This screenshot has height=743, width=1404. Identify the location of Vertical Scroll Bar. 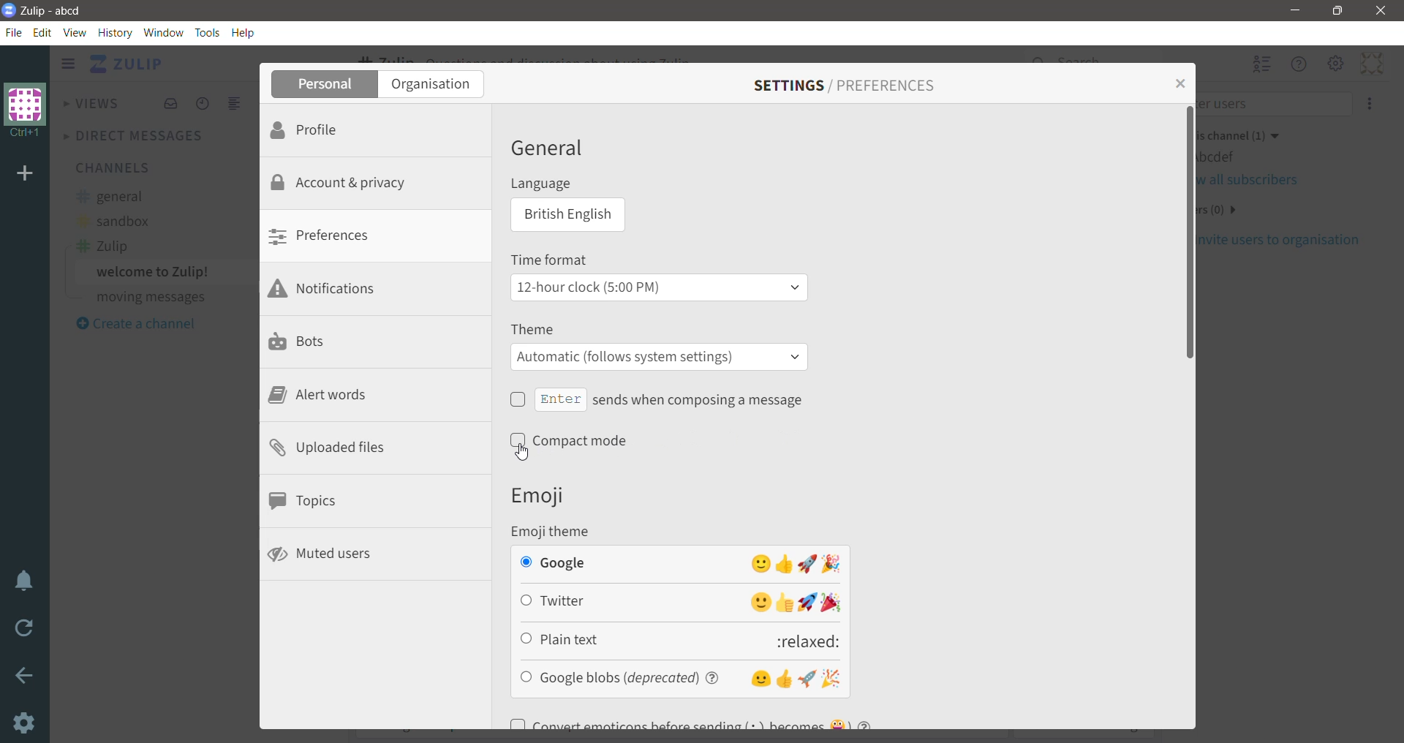
(1395, 393).